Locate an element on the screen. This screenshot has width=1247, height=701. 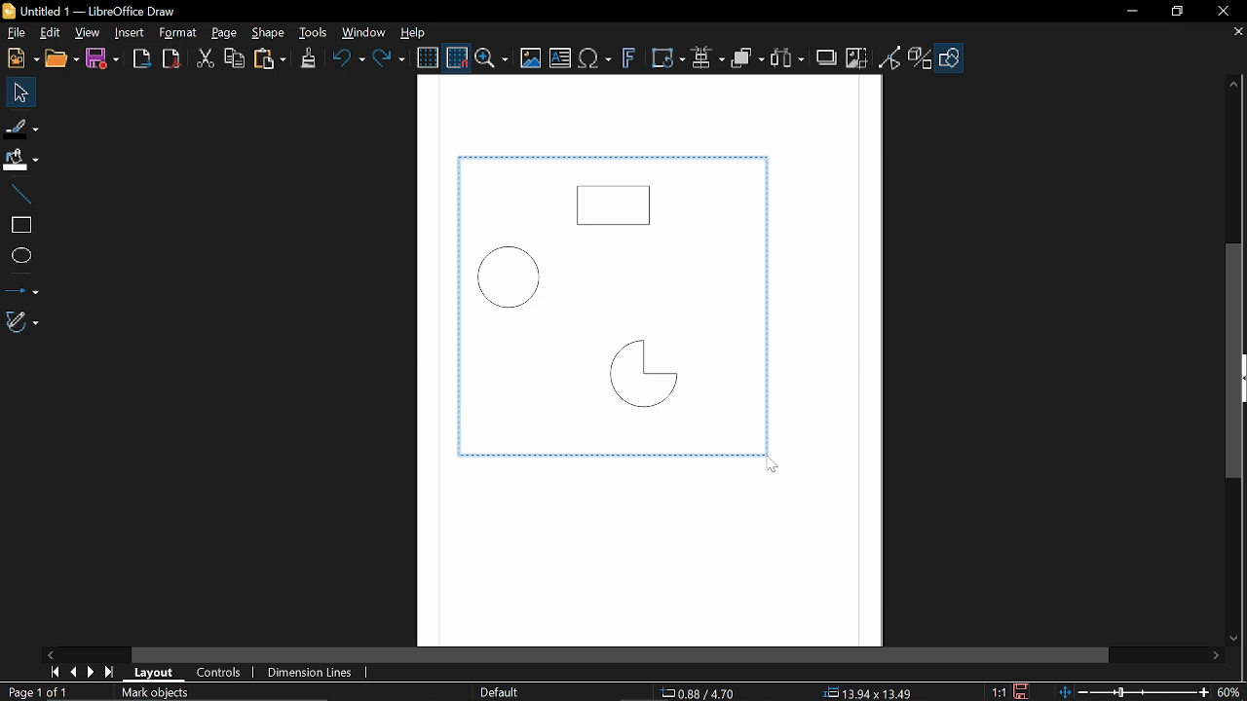
Toggle point of view is located at coordinates (889, 57).